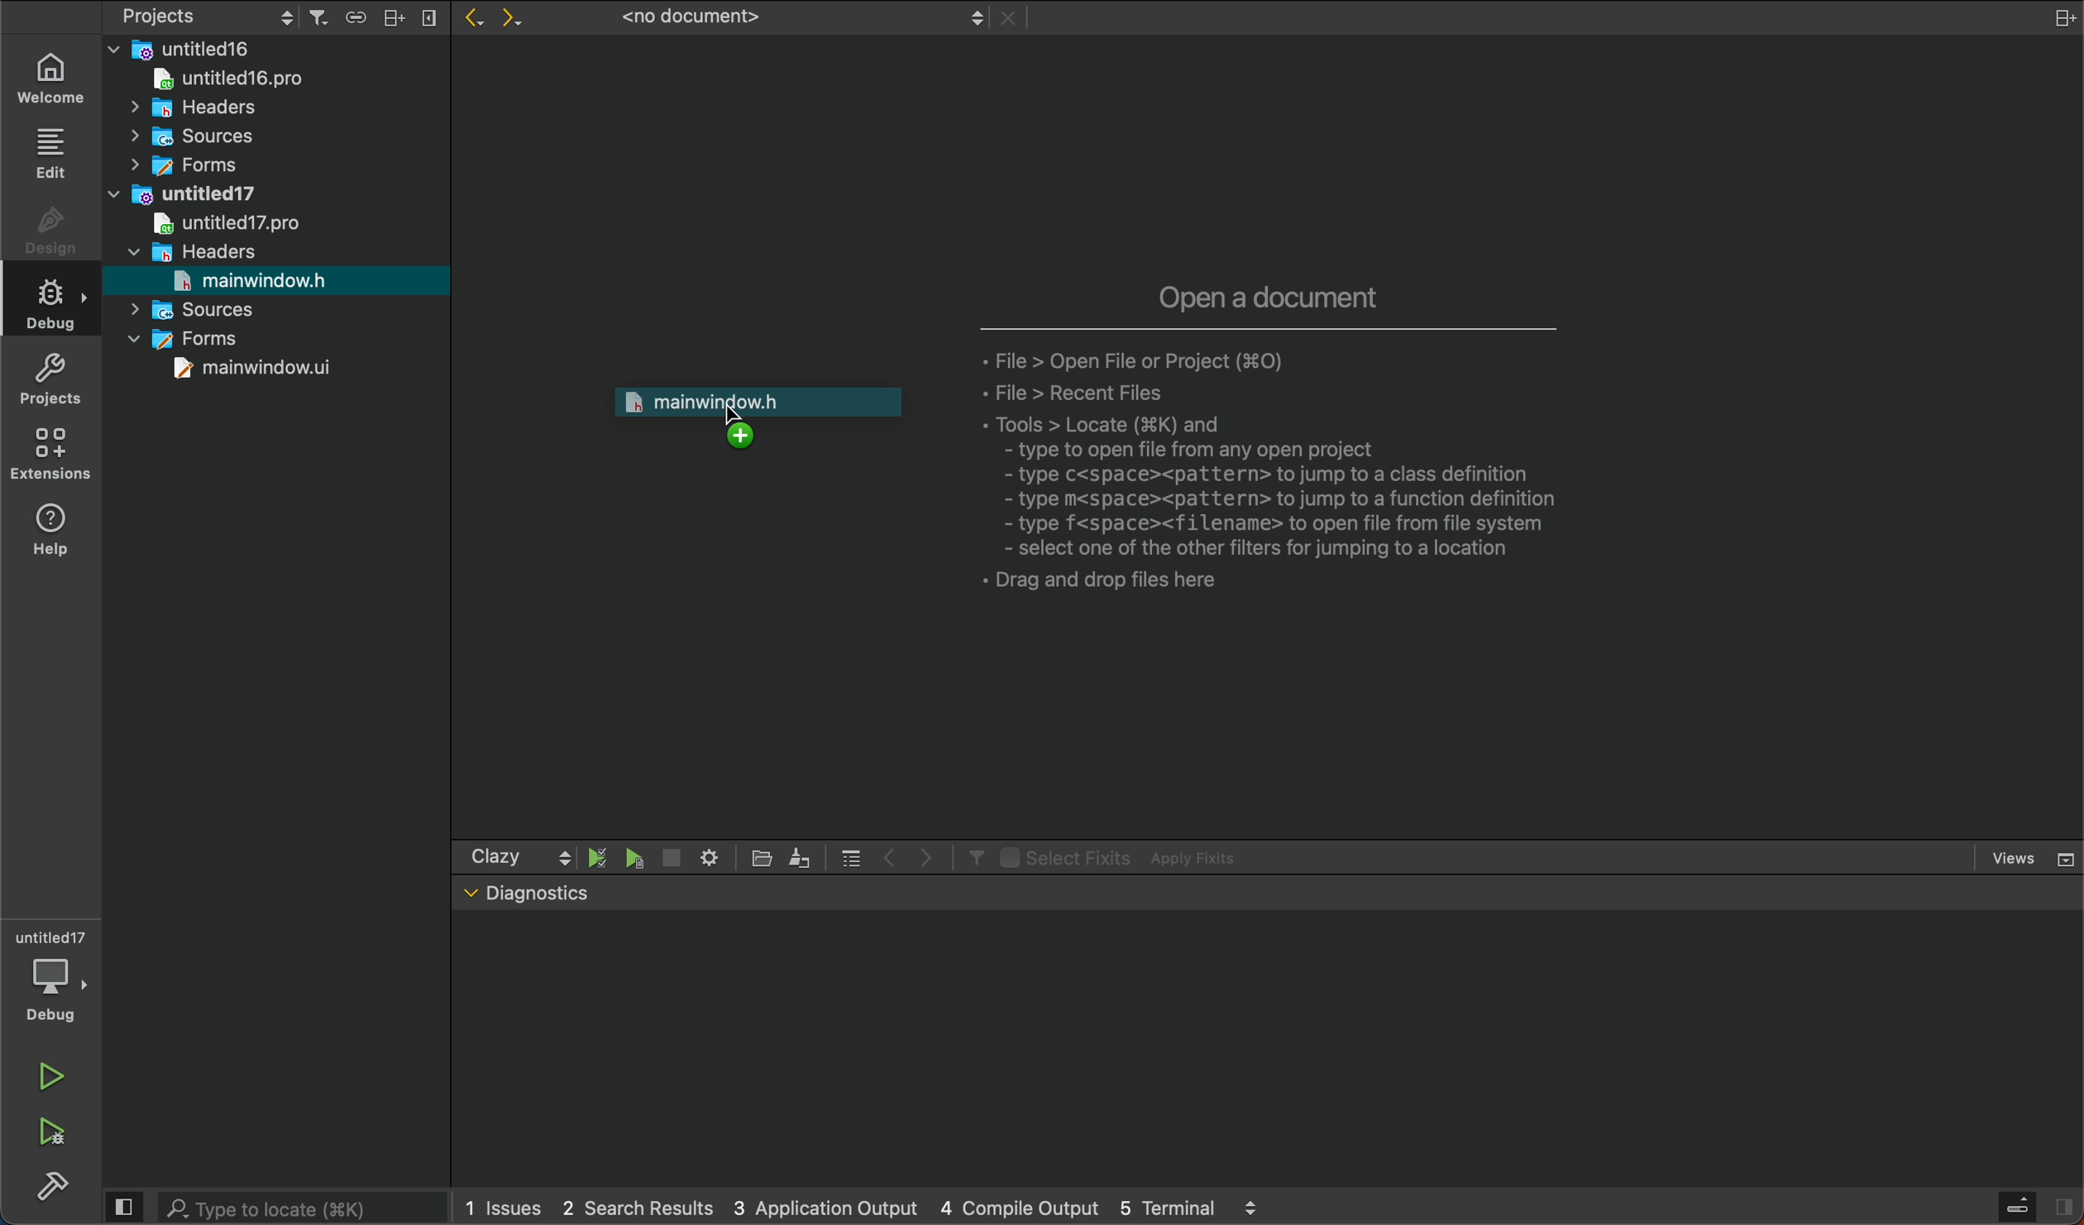 This screenshot has height=1225, width=2084. I want to click on sidebar toggle, so click(2039, 1208).